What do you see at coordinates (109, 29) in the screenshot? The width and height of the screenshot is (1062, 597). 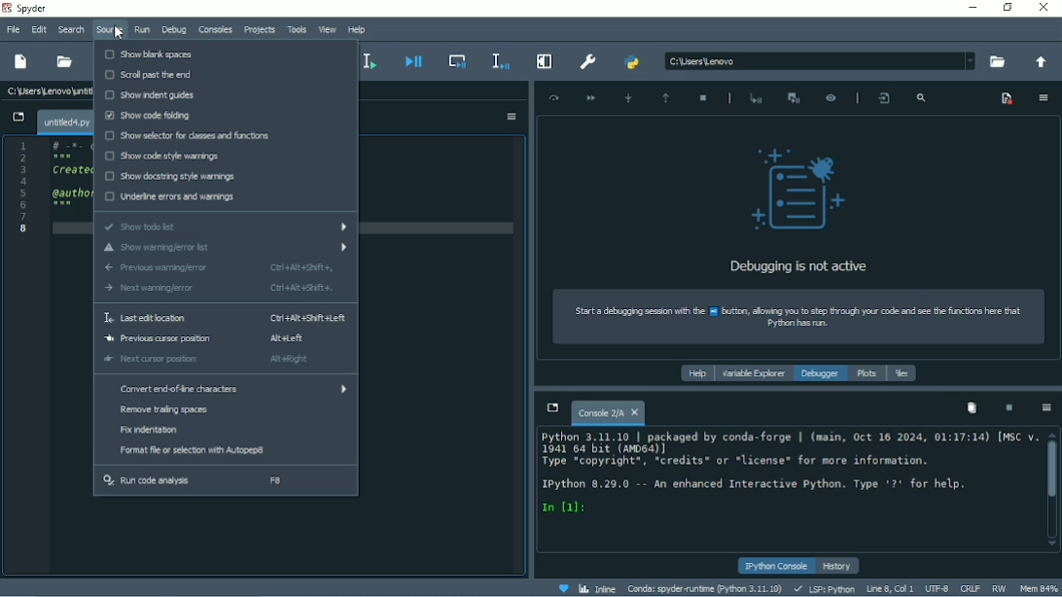 I see `Source` at bounding box center [109, 29].